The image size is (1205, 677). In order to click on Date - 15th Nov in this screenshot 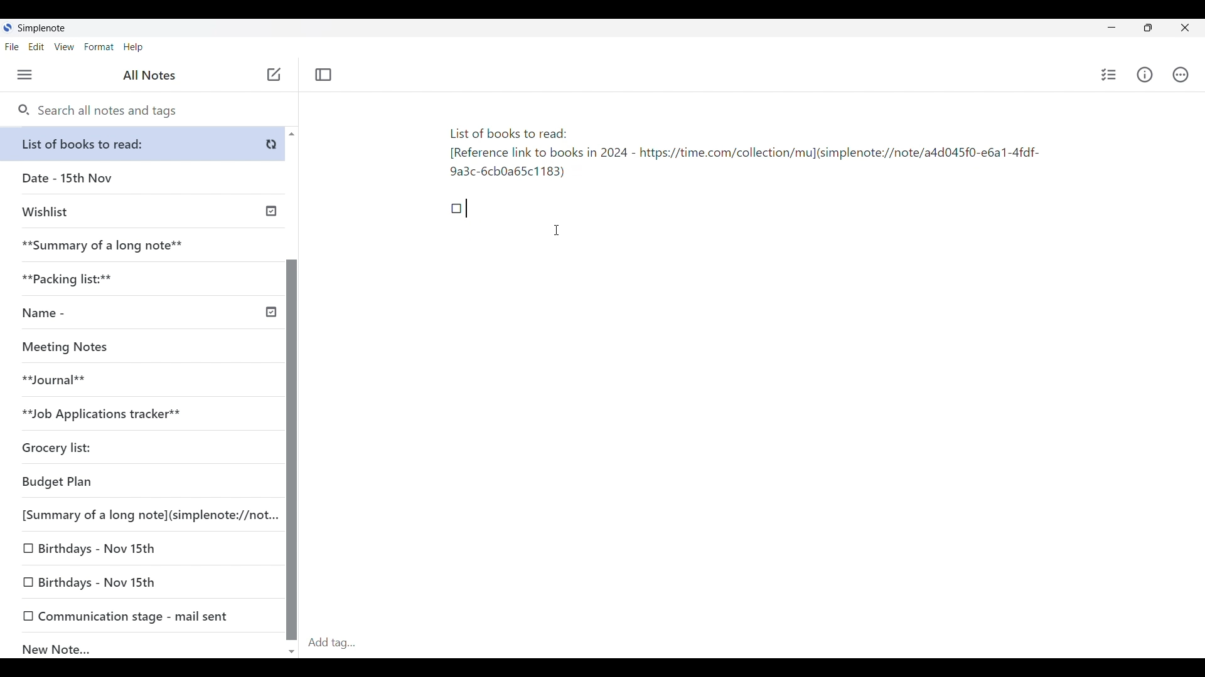, I will do `click(143, 178)`.